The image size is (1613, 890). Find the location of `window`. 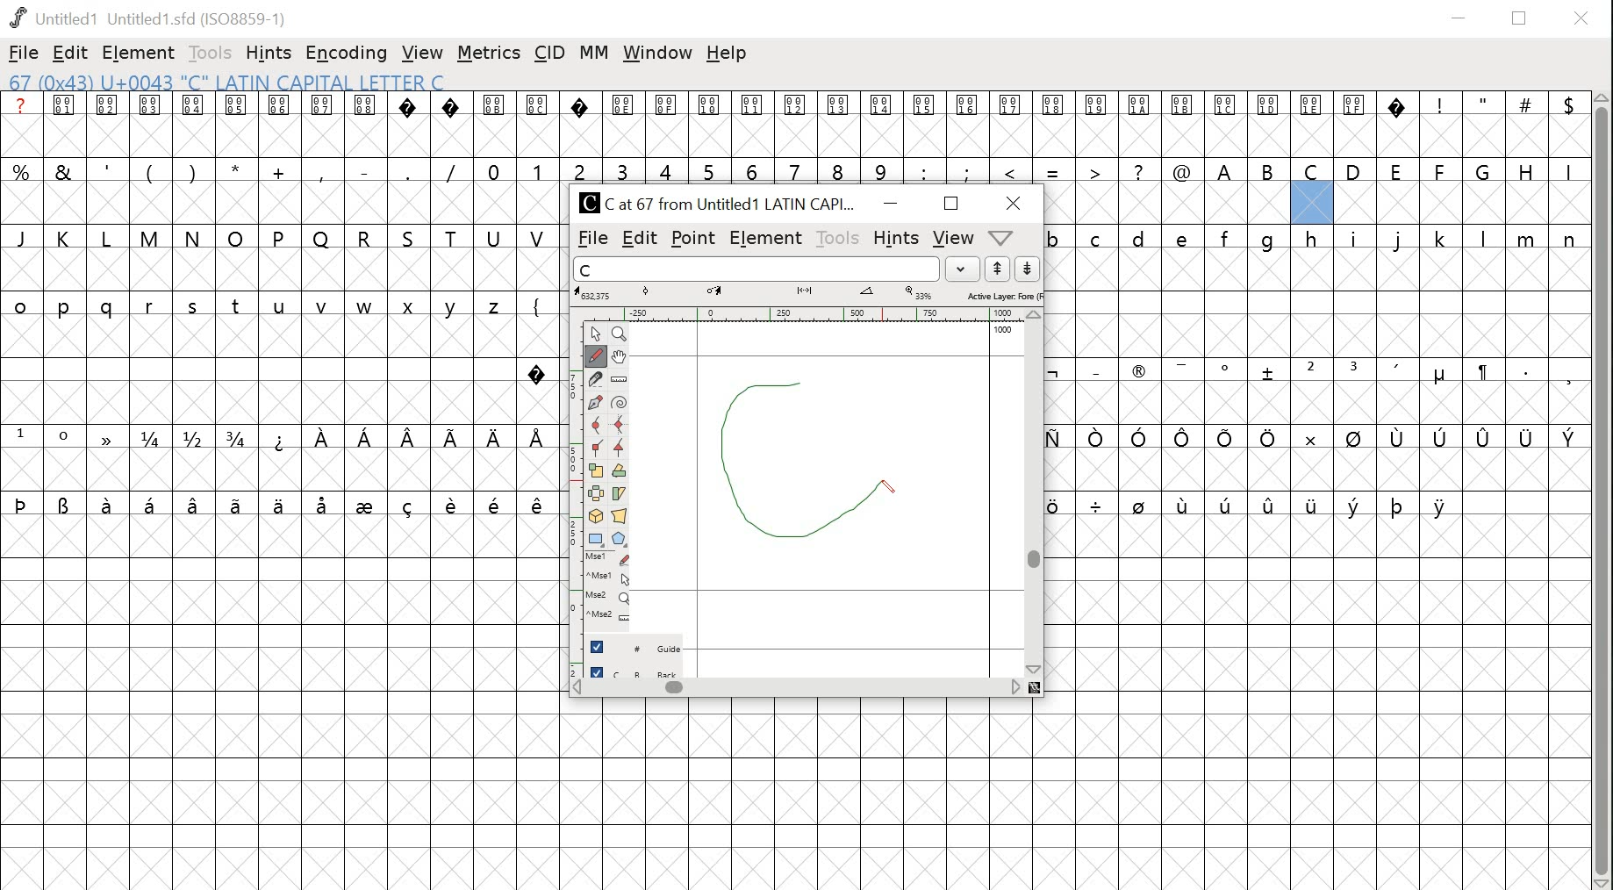

window is located at coordinates (659, 56).